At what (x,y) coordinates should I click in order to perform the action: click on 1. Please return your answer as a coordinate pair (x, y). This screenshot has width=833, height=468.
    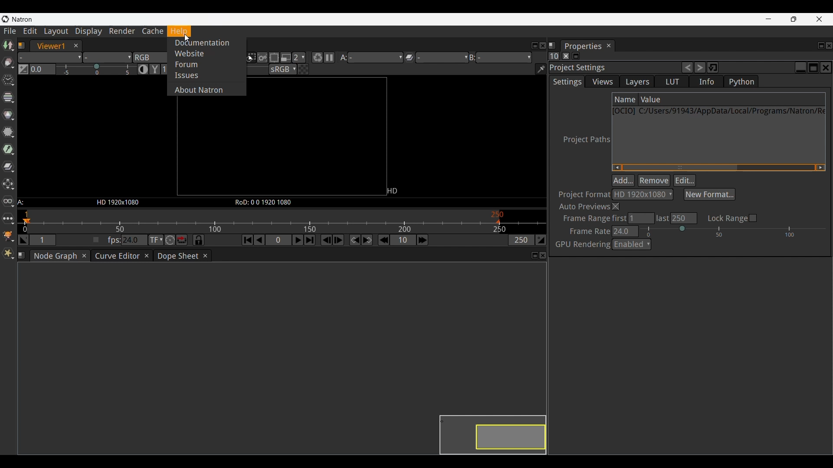
    Looking at the image, I should click on (43, 240).